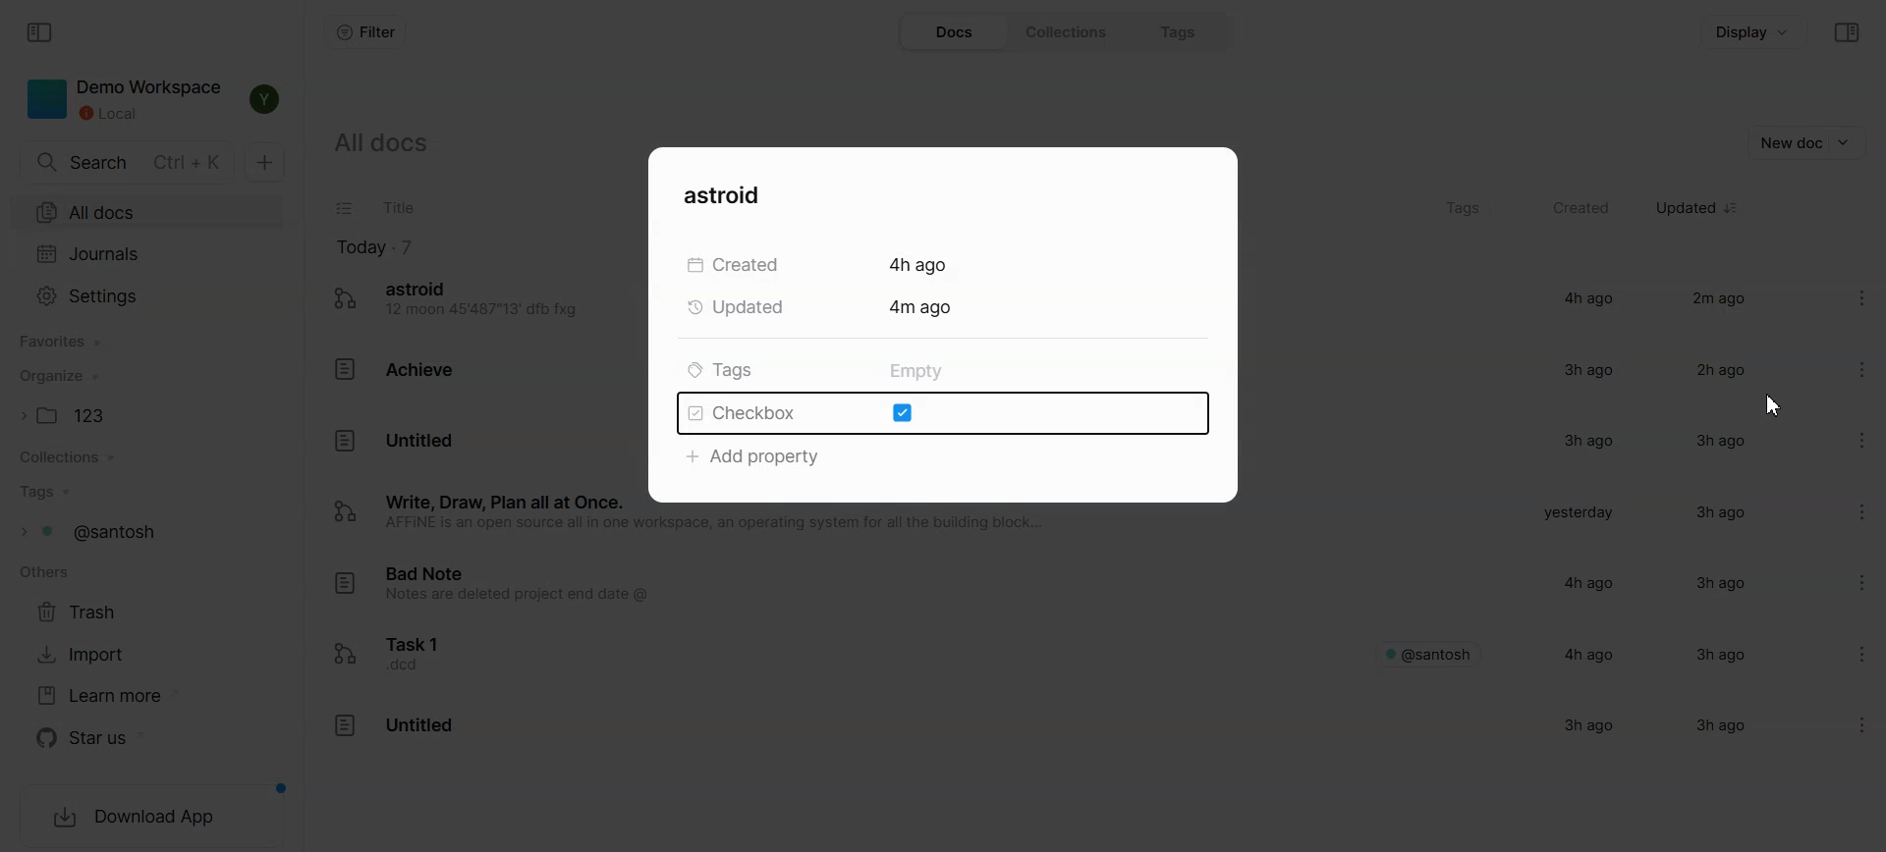  What do you see at coordinates (148, 377) in the screenshot?
I see `Organize` at bounding box center [148, 377].